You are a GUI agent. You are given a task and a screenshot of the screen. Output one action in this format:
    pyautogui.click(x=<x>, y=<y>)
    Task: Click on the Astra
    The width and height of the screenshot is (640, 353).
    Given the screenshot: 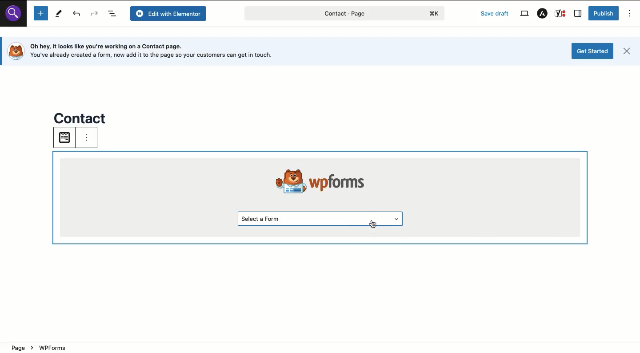 What is the action you would take?
    pyautogui.click(x=542, y=14)
    